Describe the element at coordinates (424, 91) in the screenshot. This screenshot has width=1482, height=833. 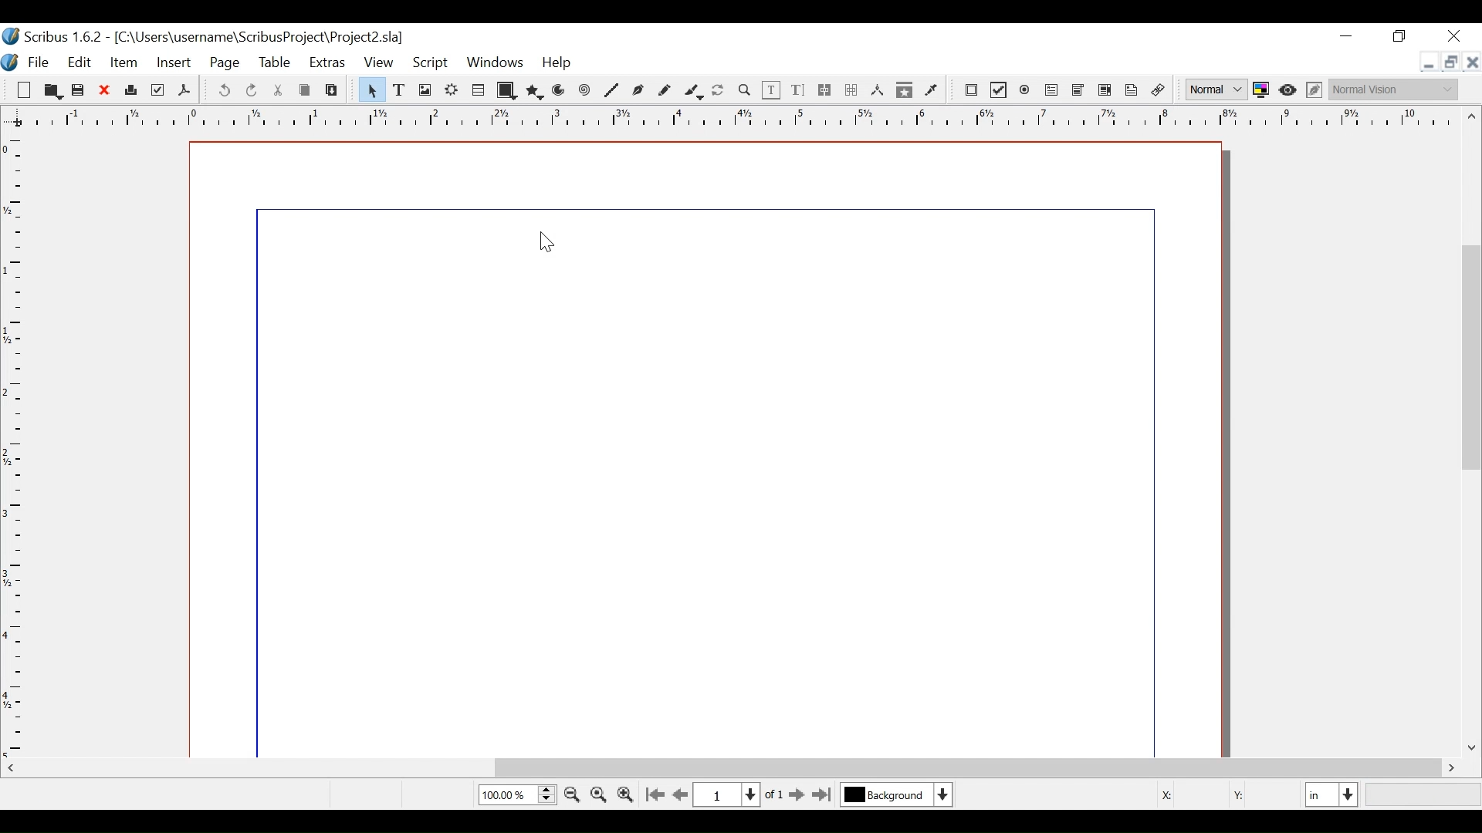
I see `Image Frame` at that location.